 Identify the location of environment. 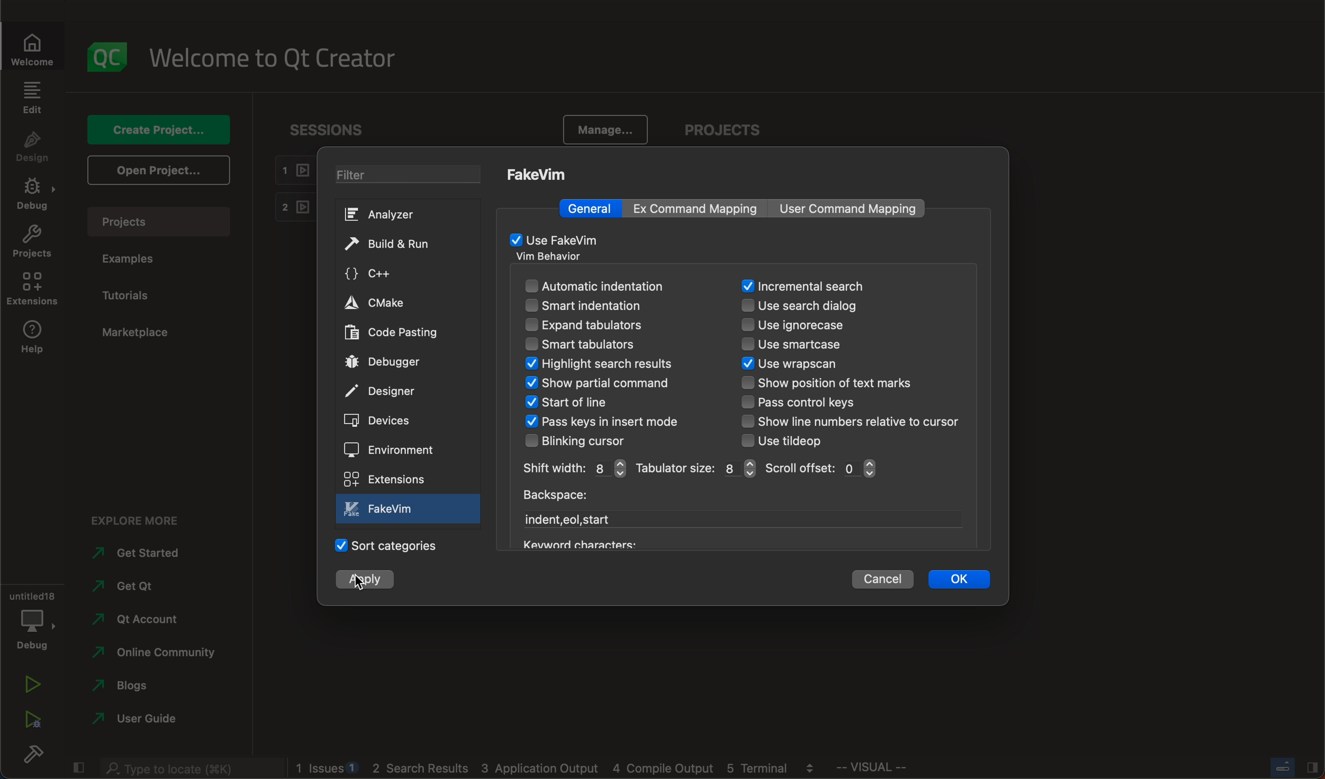
(395, 449).